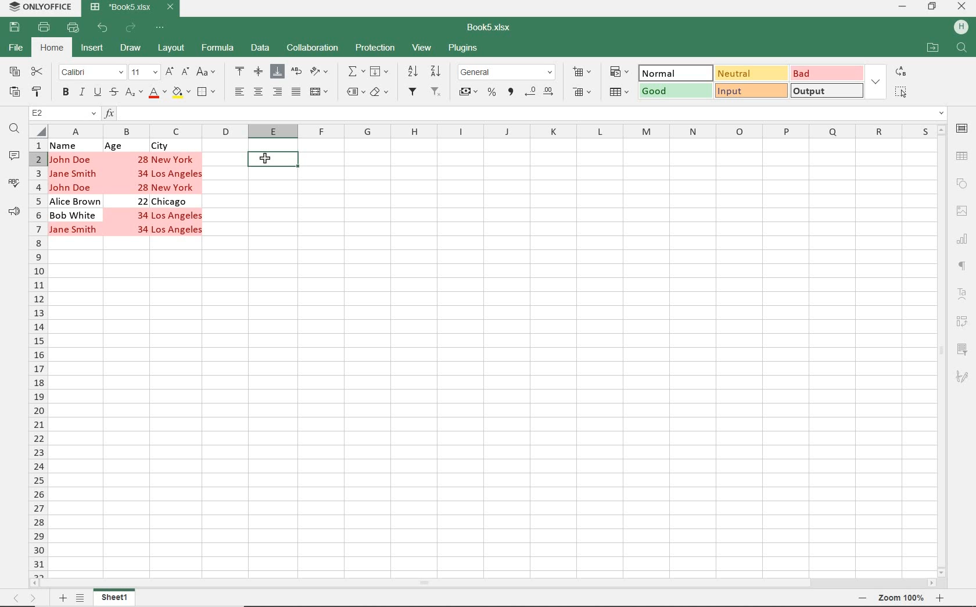 This screenshot has width=976, height=607. I want to click on SYSTEM NAME, so click(39, 6).